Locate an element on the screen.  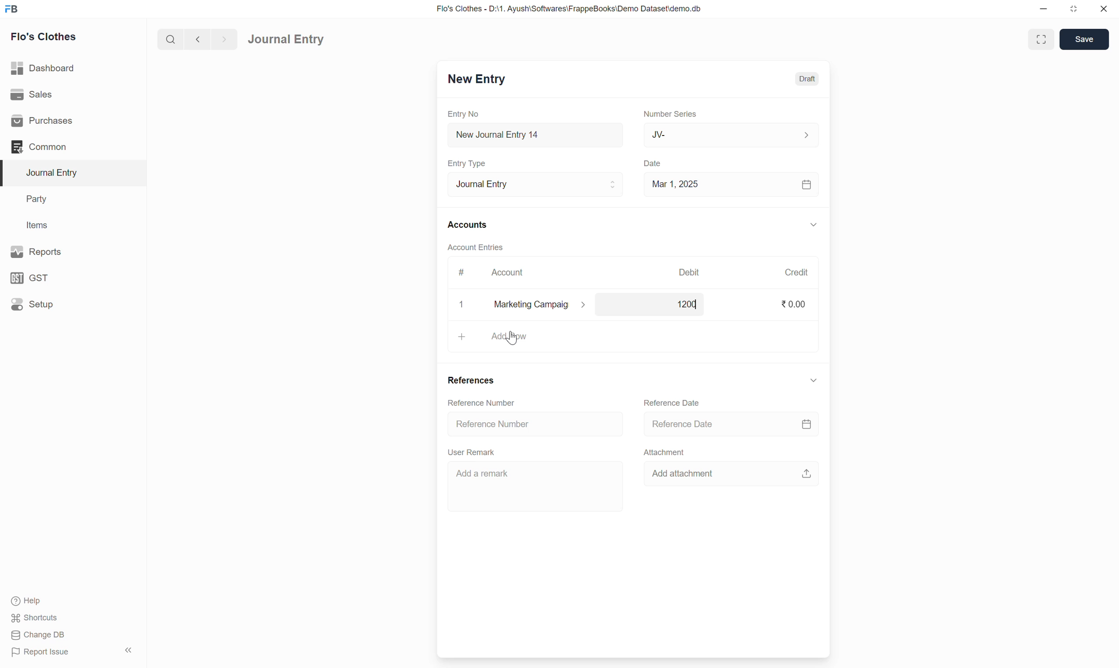
close is located at coordinates (1104, 9).